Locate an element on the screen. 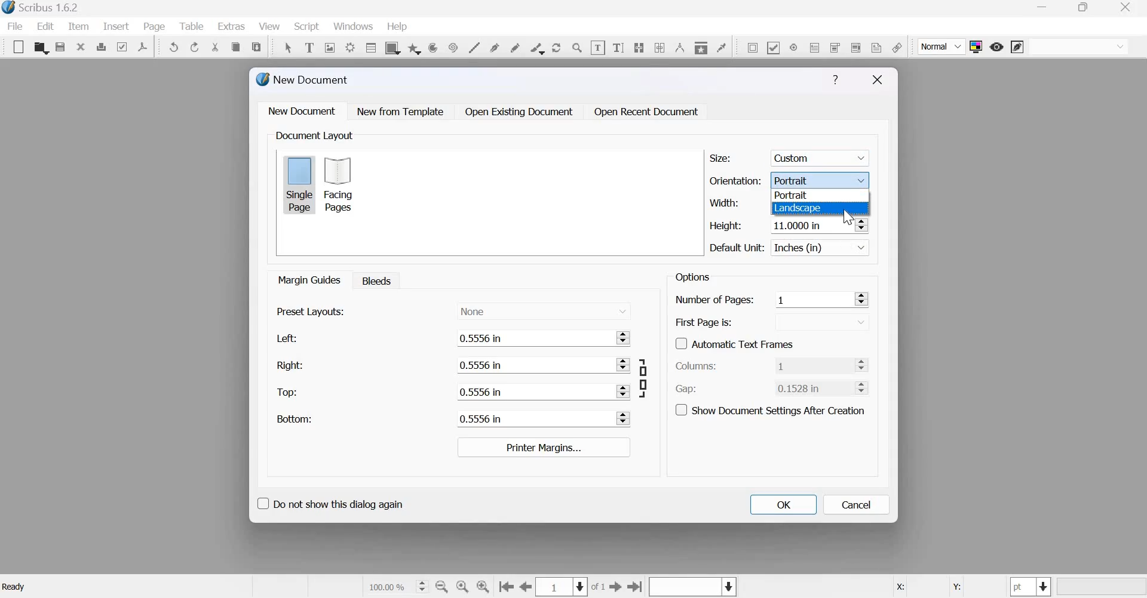 Image resolution: width=1147 pixels, height=598 pixels. Table is located at coordinates (193, 26).